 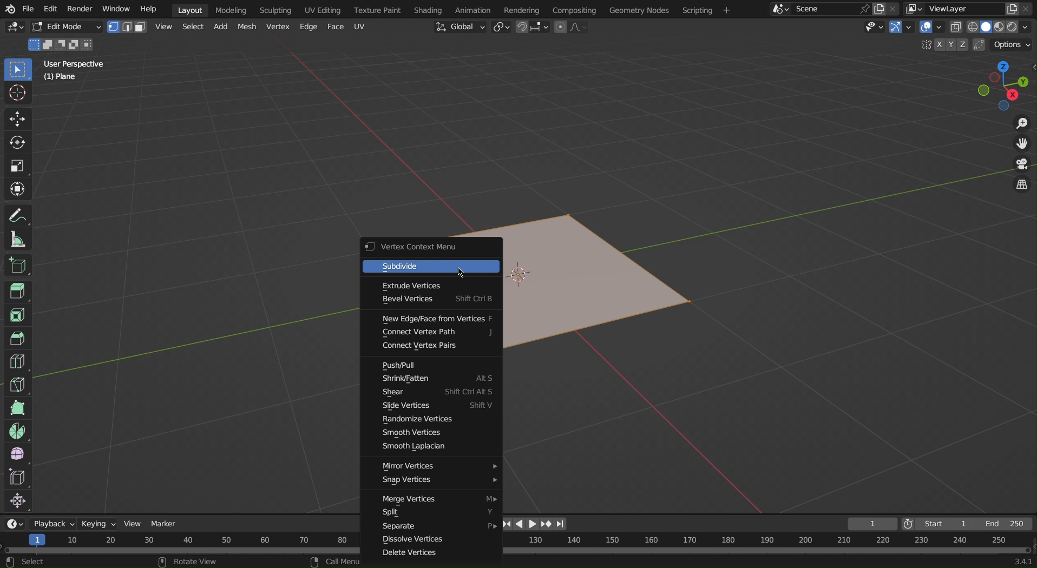 I want to click on Shading, so click(x=429, y=9).